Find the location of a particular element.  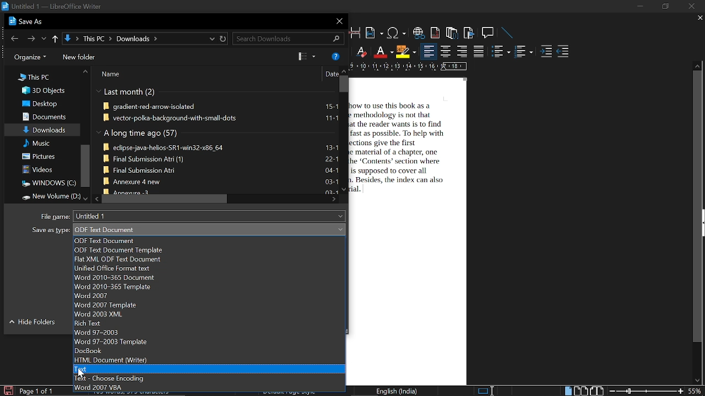

word 97-2003 template is located at coordinates (206, 342).